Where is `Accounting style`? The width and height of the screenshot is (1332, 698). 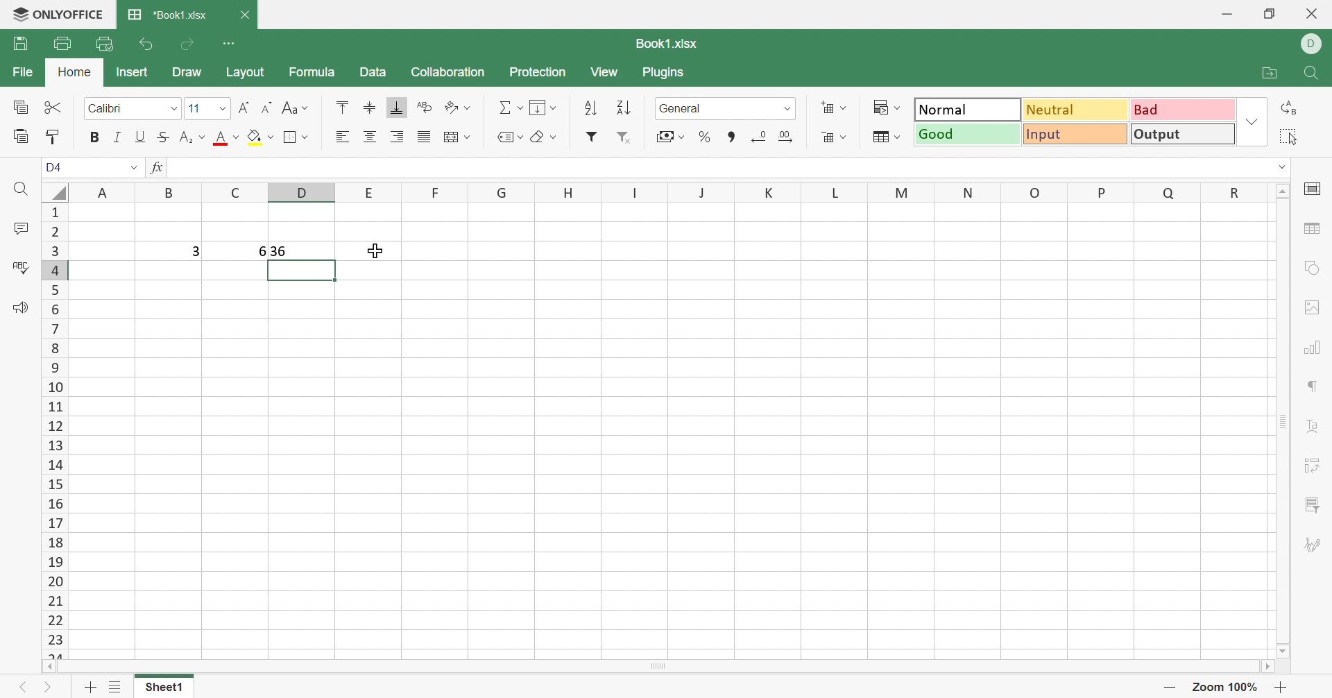
Accounting style is located at coordinates (671, 136).